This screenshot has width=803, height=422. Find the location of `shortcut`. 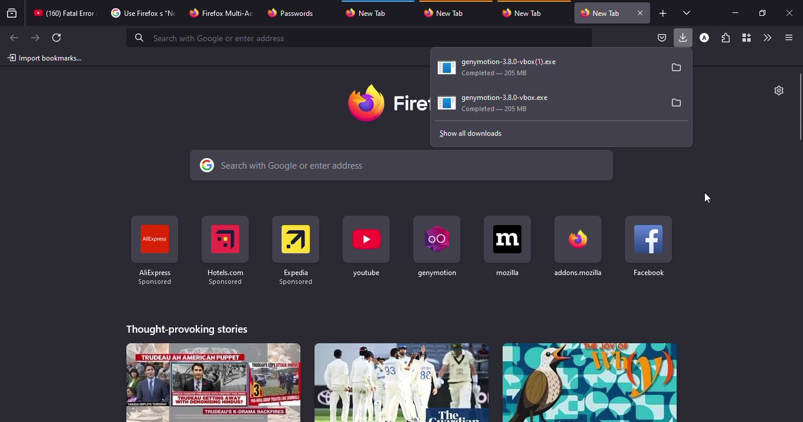

shortcut is located at coordinates (296, 250).